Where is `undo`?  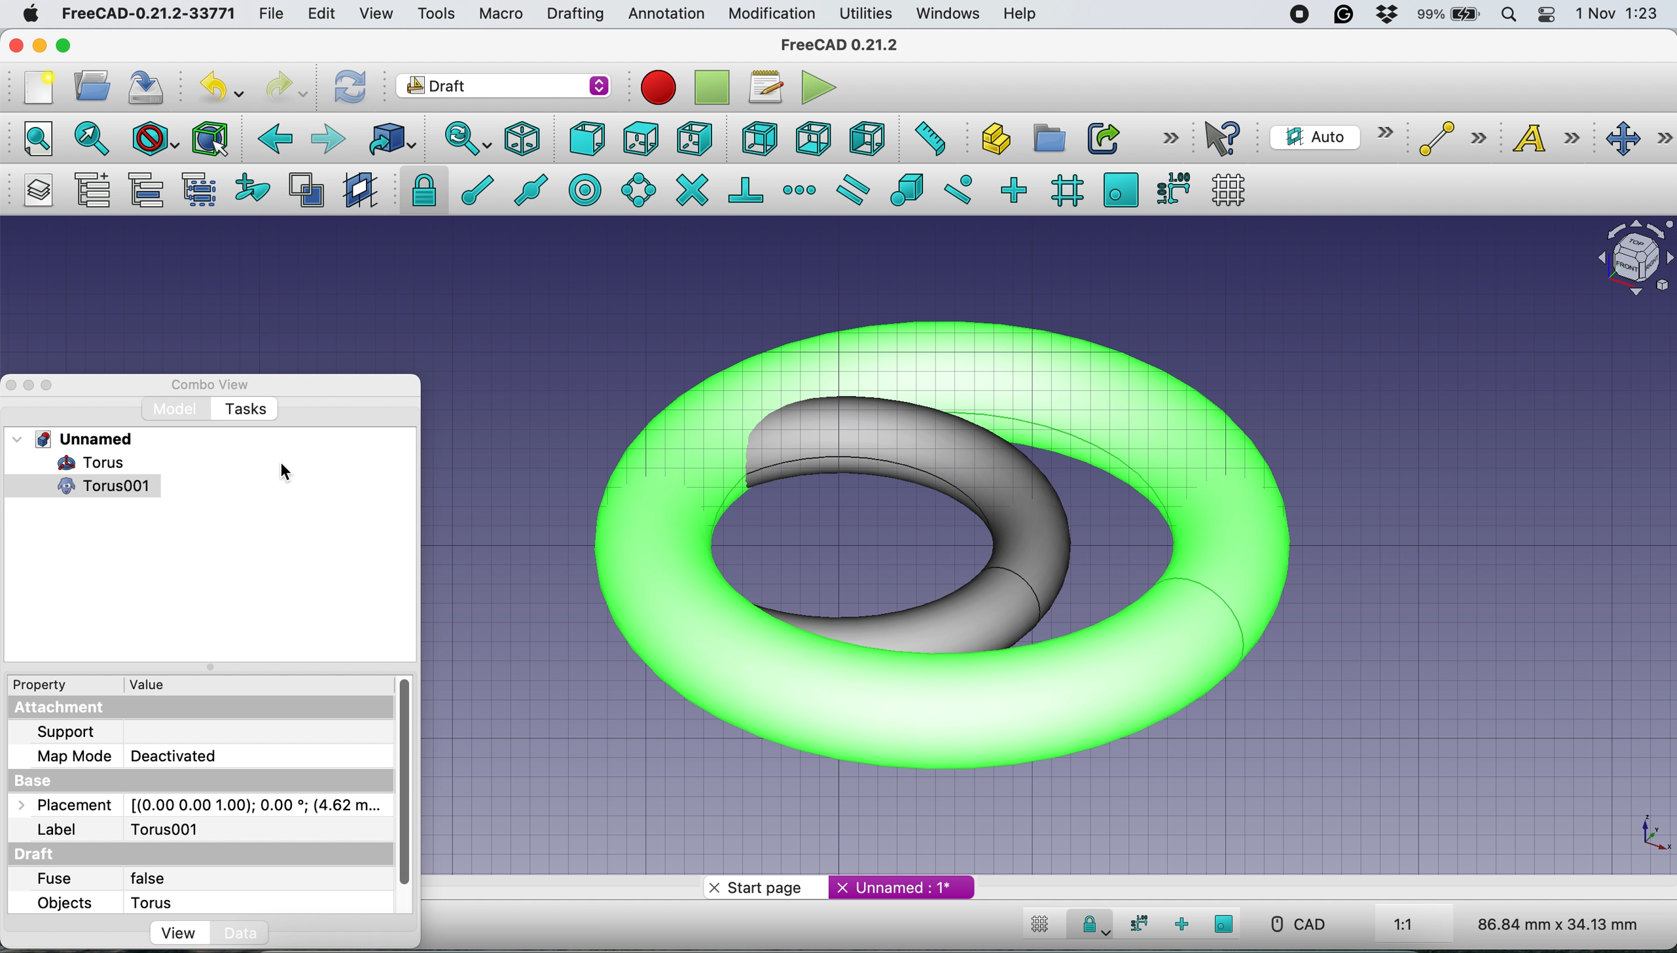 undo is located at coordinates (221, 84).